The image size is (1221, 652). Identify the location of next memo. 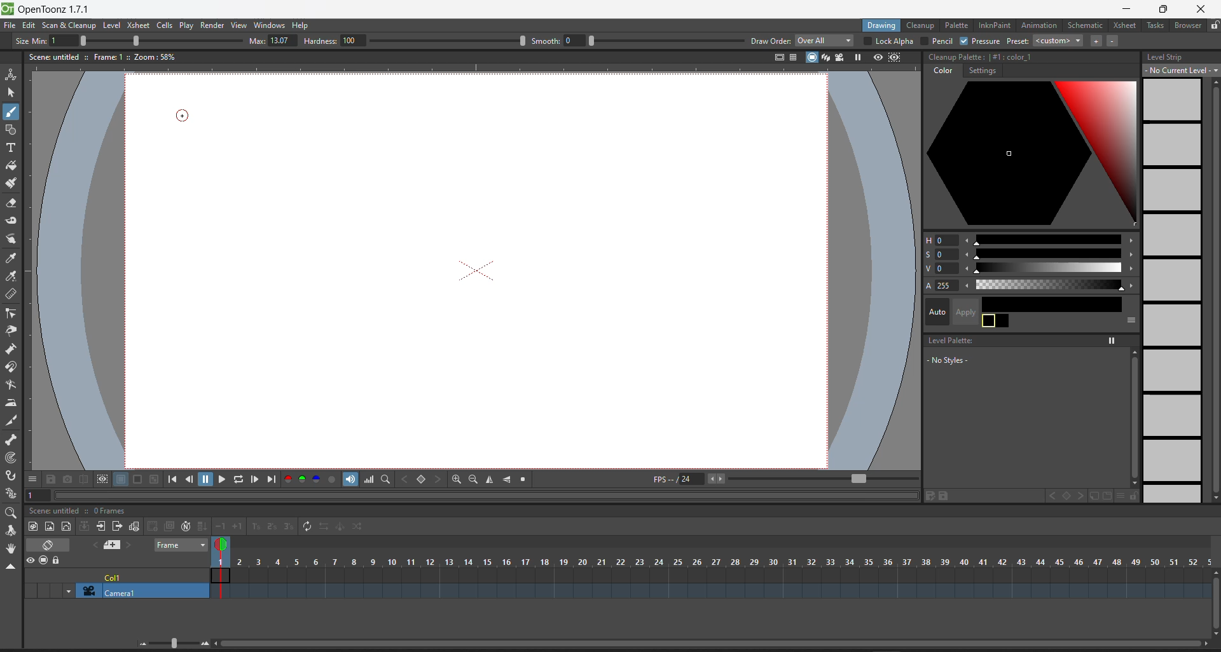
(130, 545).